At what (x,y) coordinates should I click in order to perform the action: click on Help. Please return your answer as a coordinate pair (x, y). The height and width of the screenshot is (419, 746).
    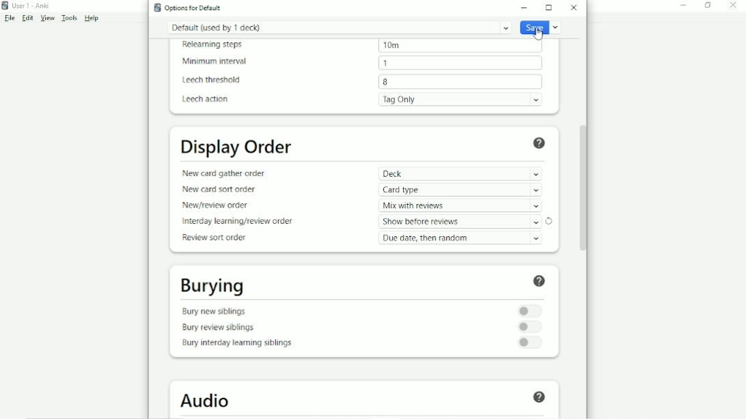
    Looking at the image, I should click on (538, 398).